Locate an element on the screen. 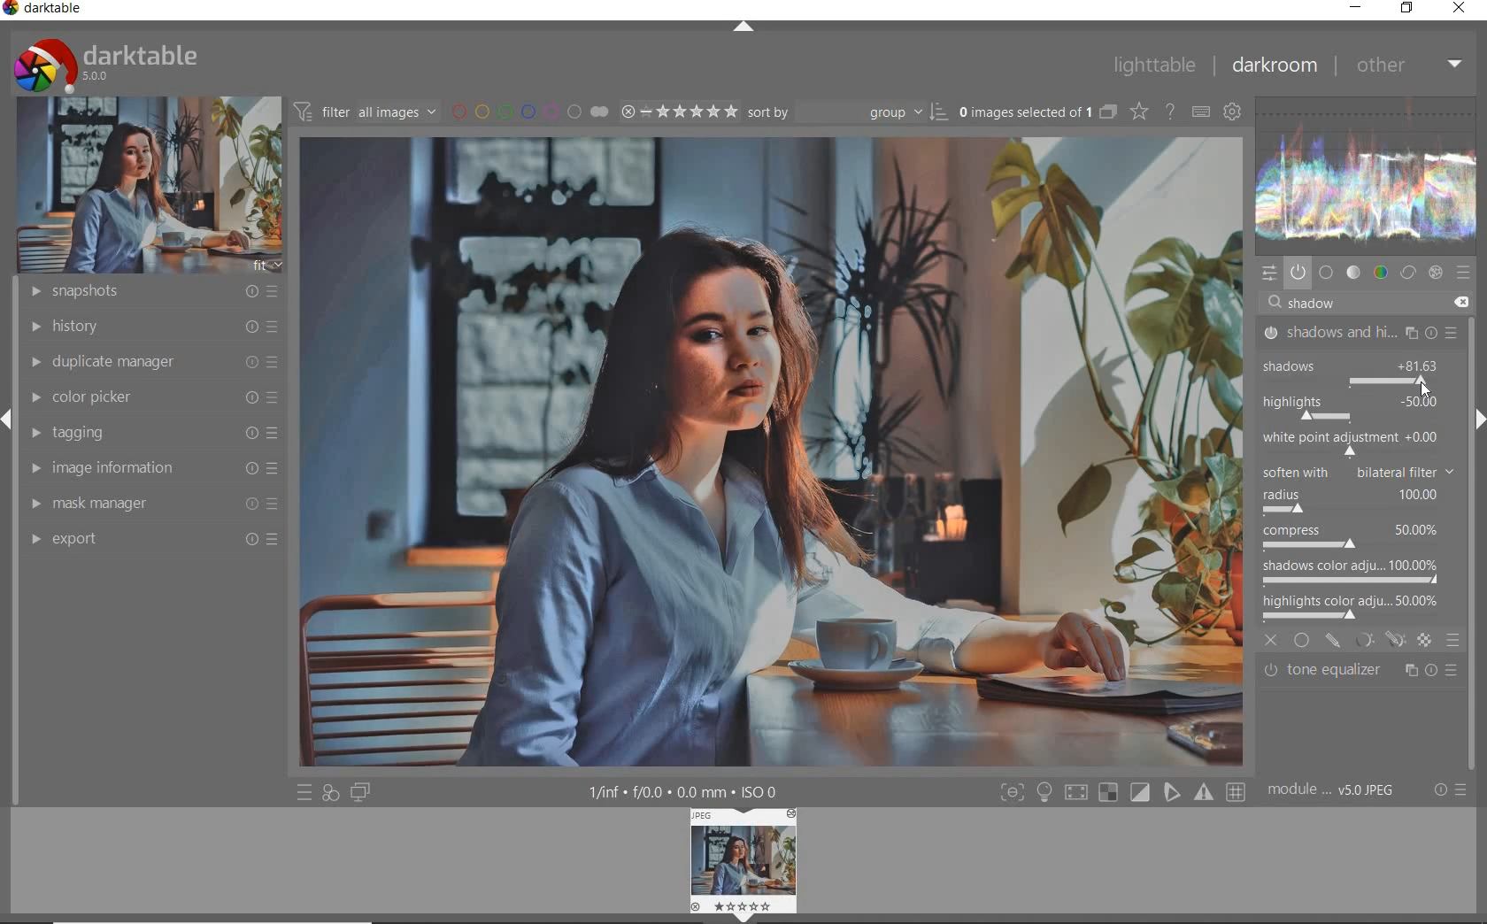  toggle modes is located at coordinates (1121, 792).